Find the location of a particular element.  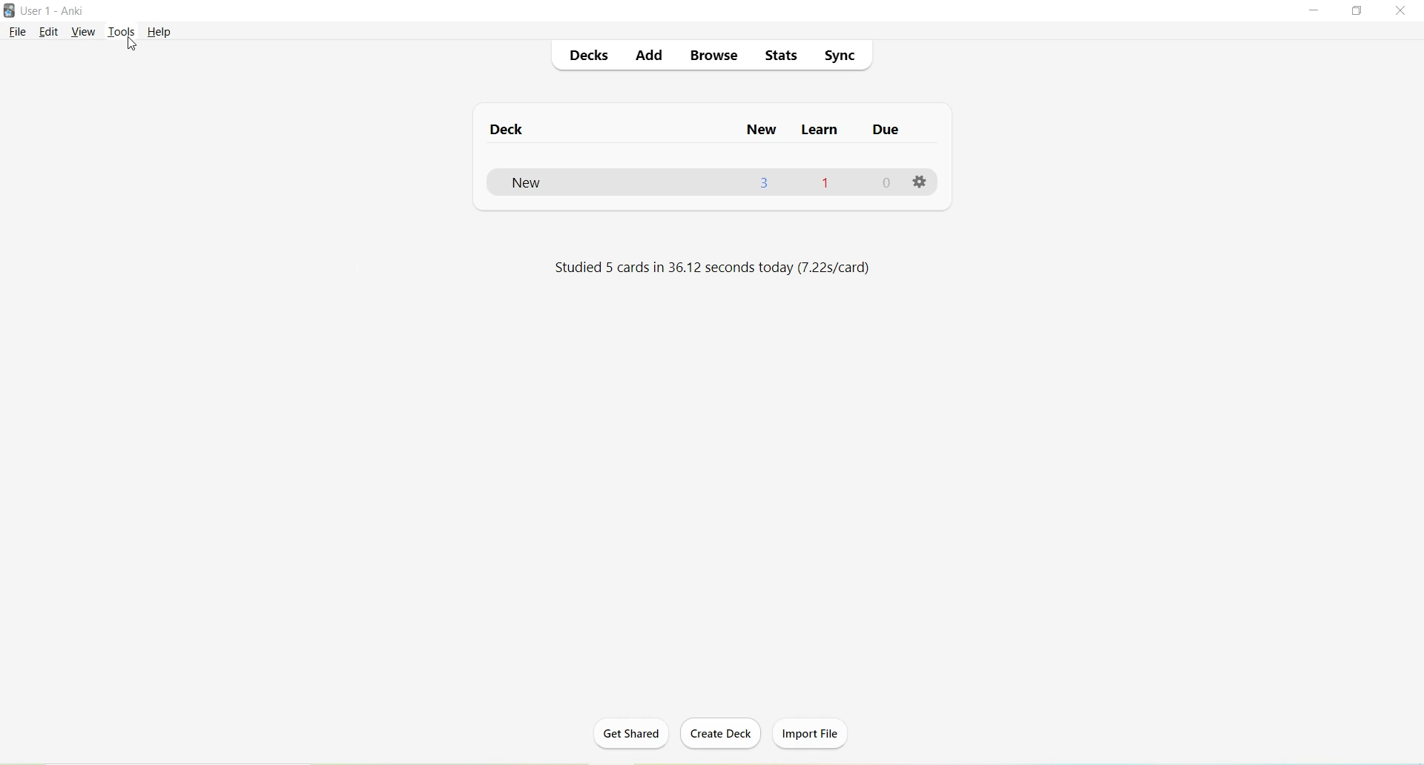

File is located at coordinates (19, 31).